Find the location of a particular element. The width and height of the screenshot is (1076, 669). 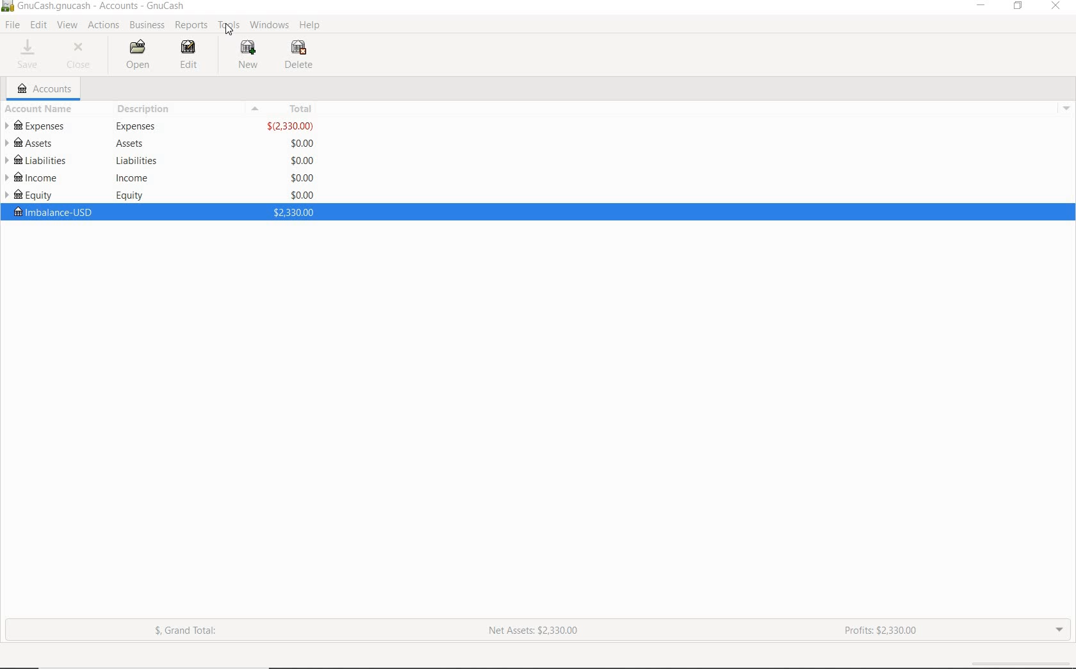

Text is located at coordinates (101, 6).